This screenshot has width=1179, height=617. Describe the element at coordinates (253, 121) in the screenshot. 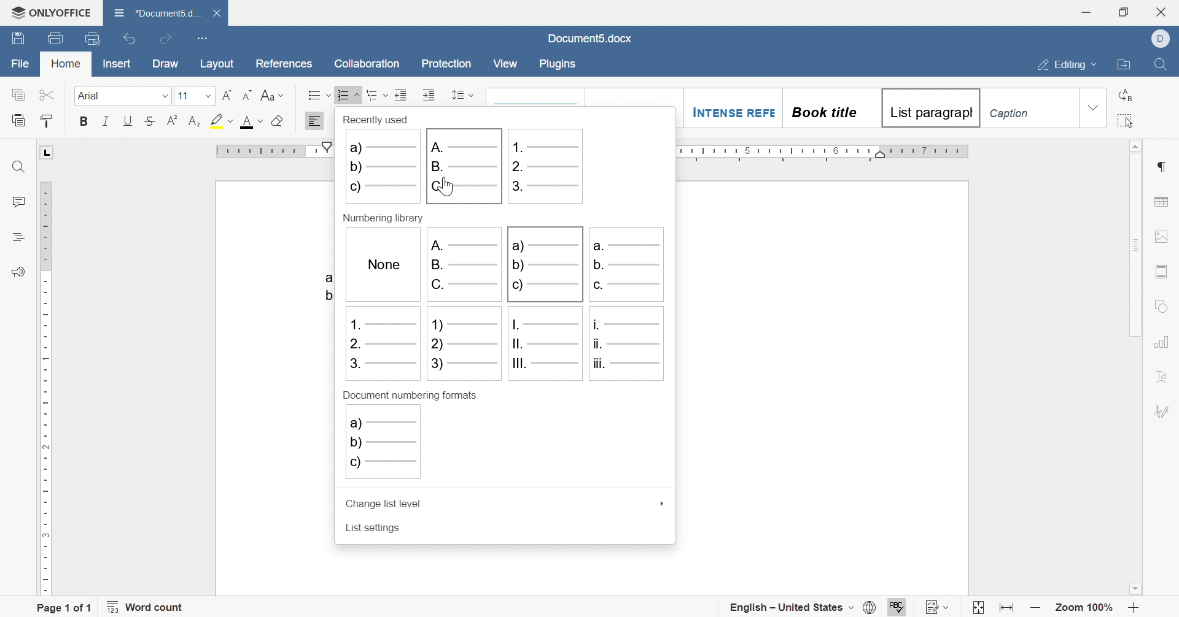

I see `font color` at that location.